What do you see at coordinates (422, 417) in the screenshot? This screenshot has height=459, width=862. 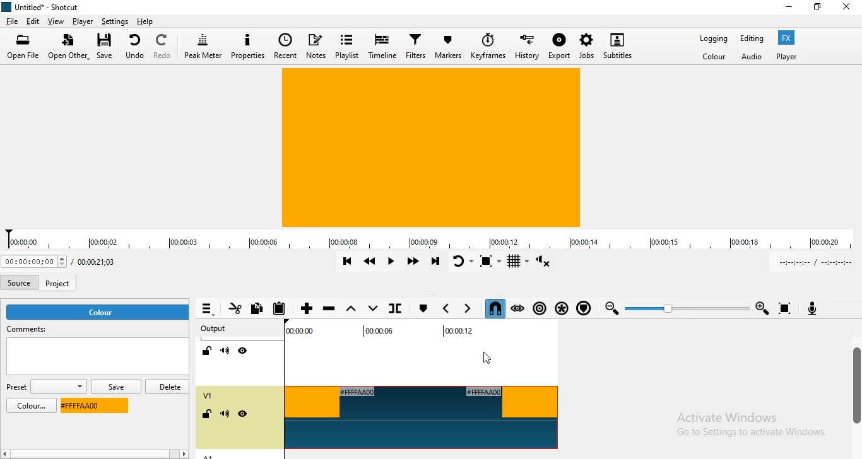 I see `video` at bounding box center [422, 417].